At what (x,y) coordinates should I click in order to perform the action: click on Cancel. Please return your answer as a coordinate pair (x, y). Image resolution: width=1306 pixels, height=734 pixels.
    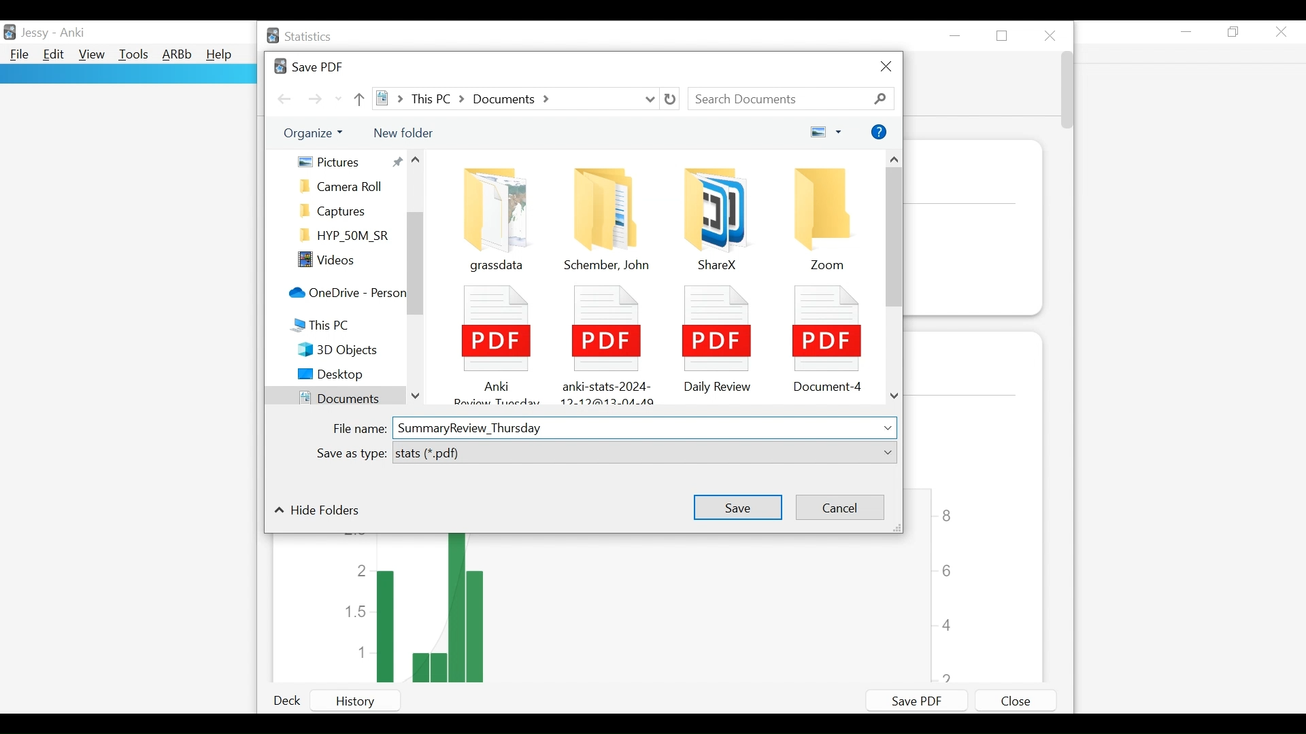
    Looking at the image, I should click on (838, 508).